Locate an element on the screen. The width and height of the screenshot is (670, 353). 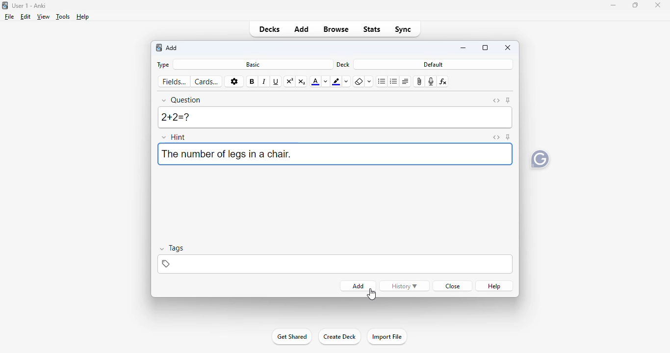
italic is located at coordinates (264, 82).